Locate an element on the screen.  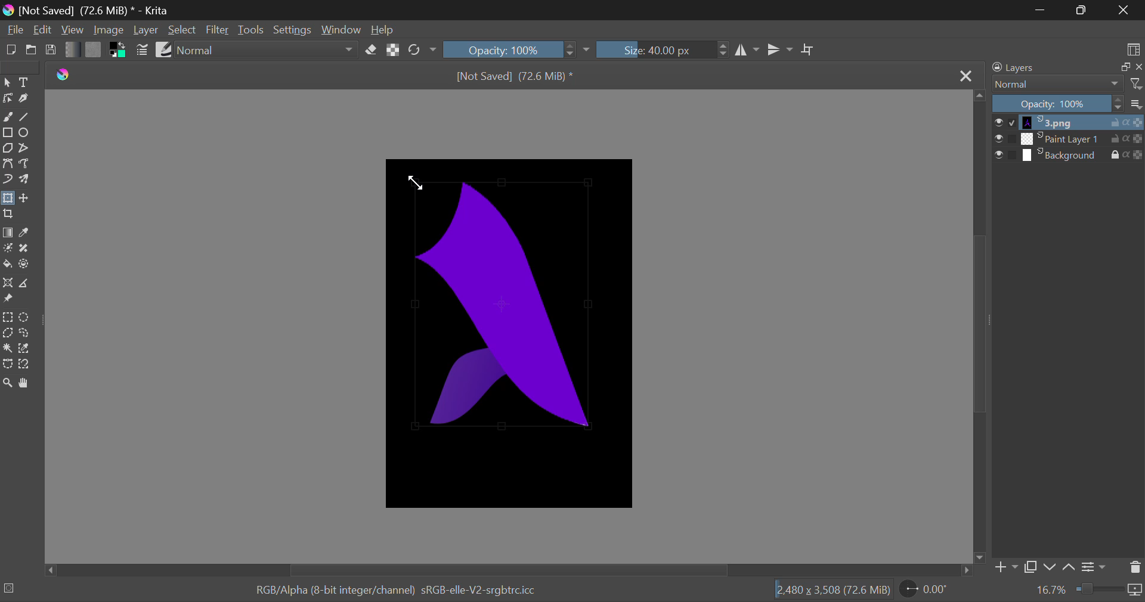
Settings is located at coordinates (290, 30).